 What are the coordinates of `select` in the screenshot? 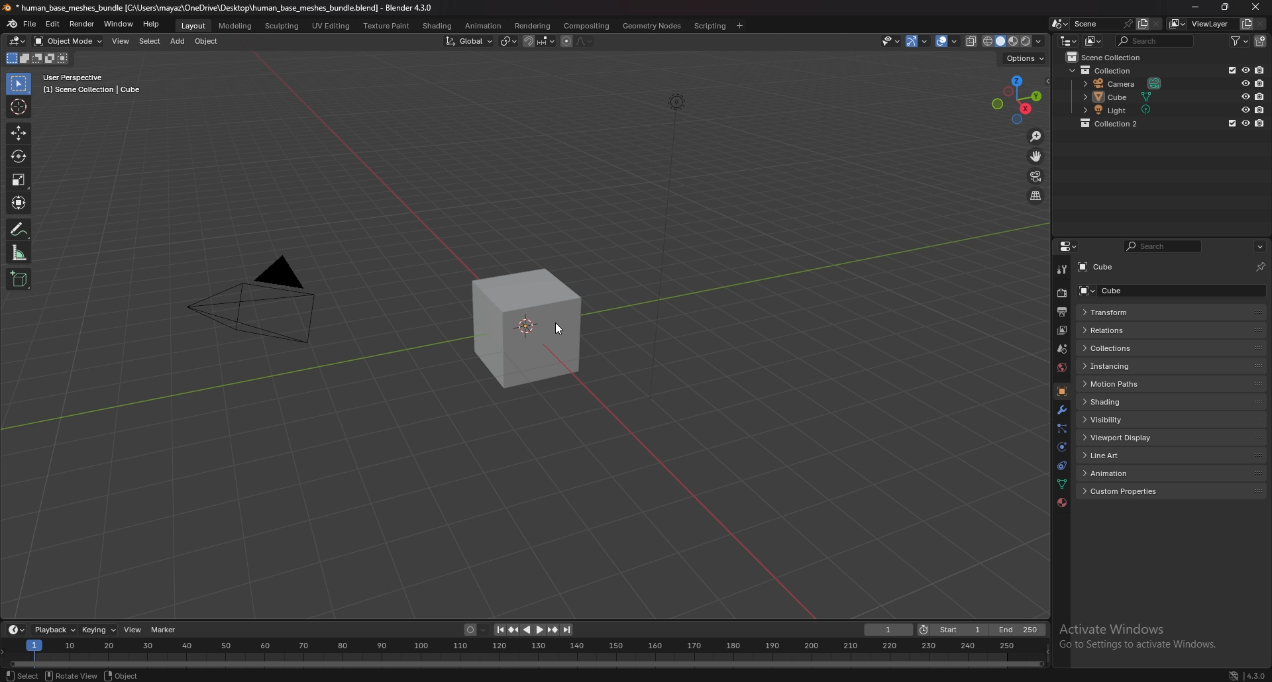 It's located at (20, 84).